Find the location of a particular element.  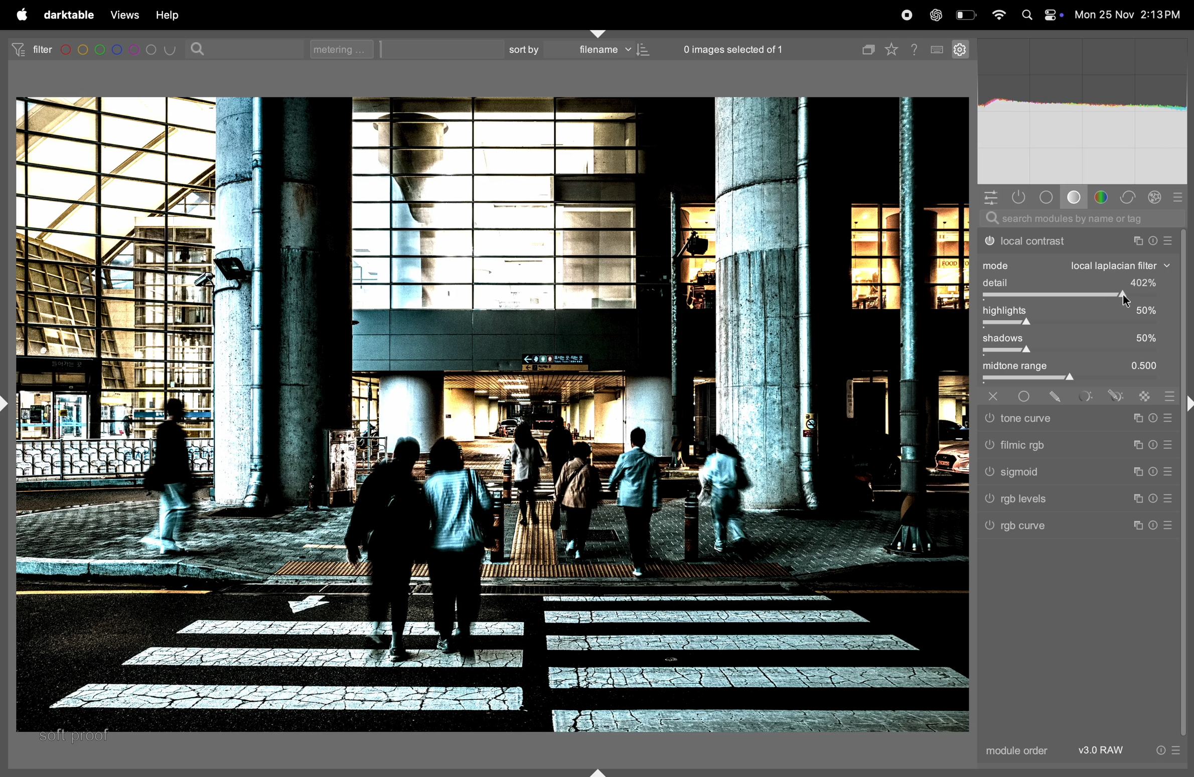

settings is located at coordinates (959, 48).